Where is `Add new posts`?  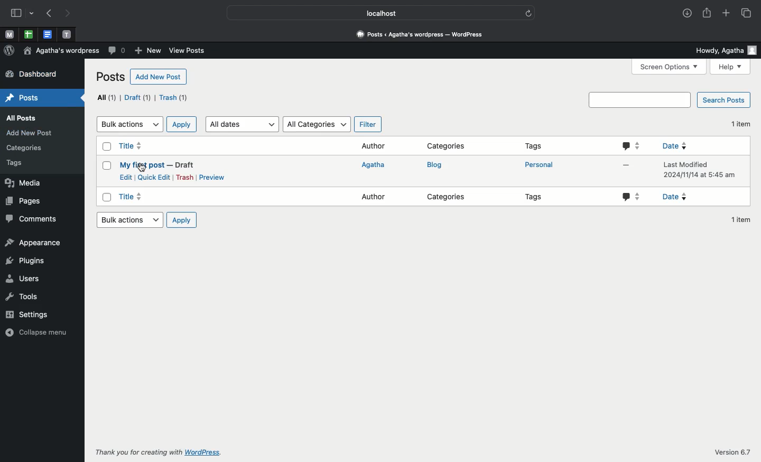 Add new posts is located at coordinates (157, 78).